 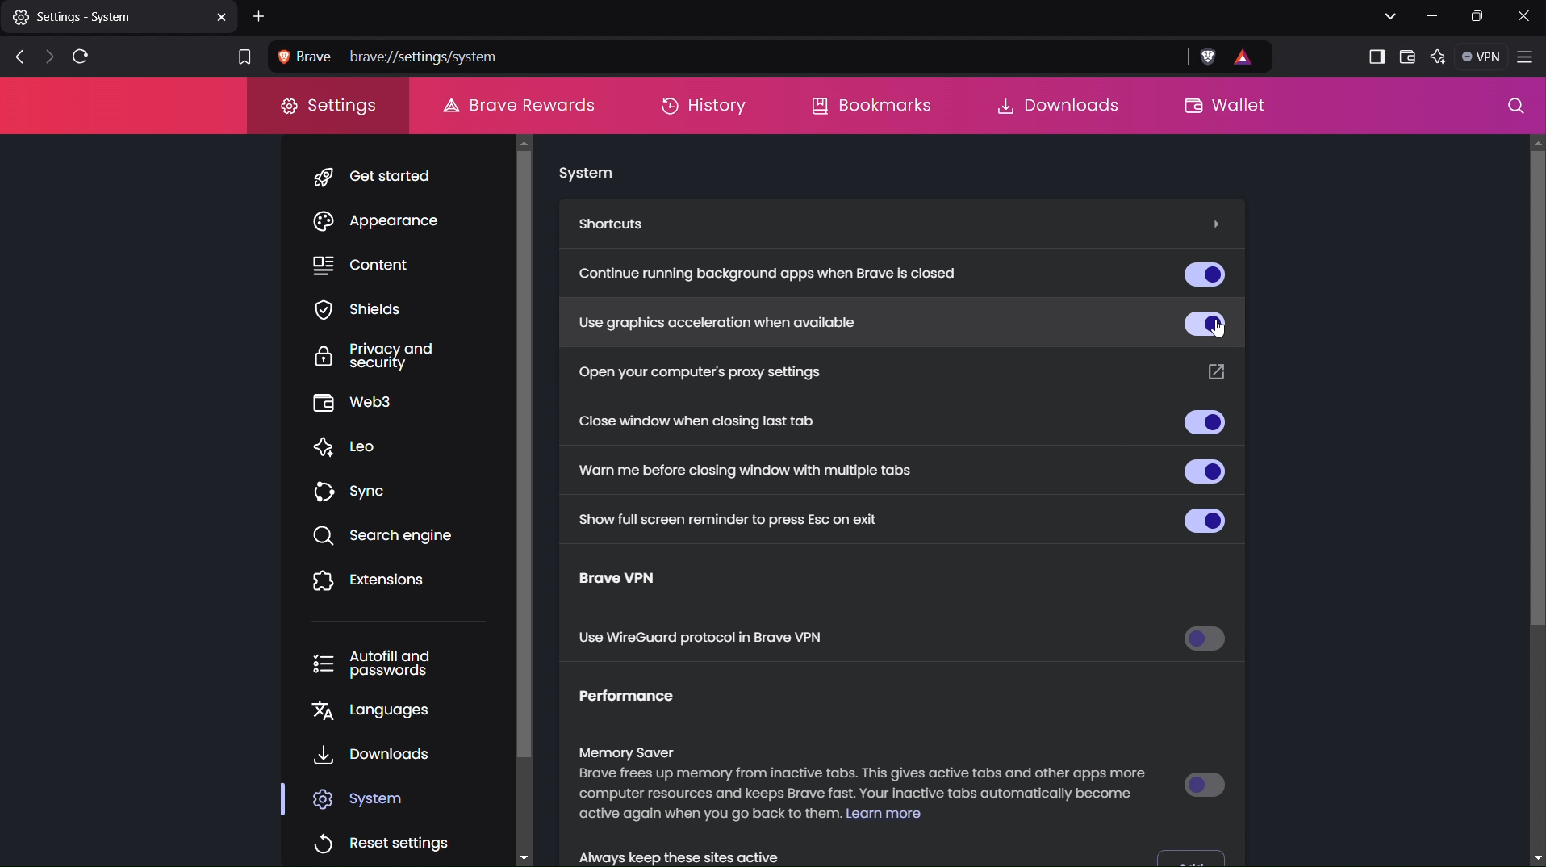 What do you see at coordinates (330, 111) in the screenshot?
I see `Settings` at bounding box center [330, 111].